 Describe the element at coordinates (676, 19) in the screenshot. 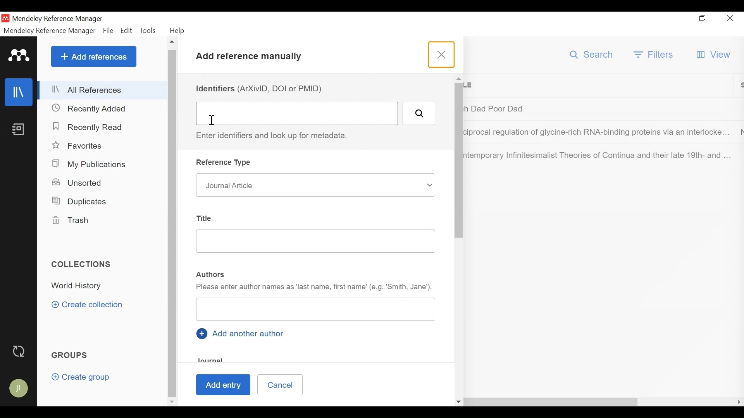

I see `minimize` at that location.